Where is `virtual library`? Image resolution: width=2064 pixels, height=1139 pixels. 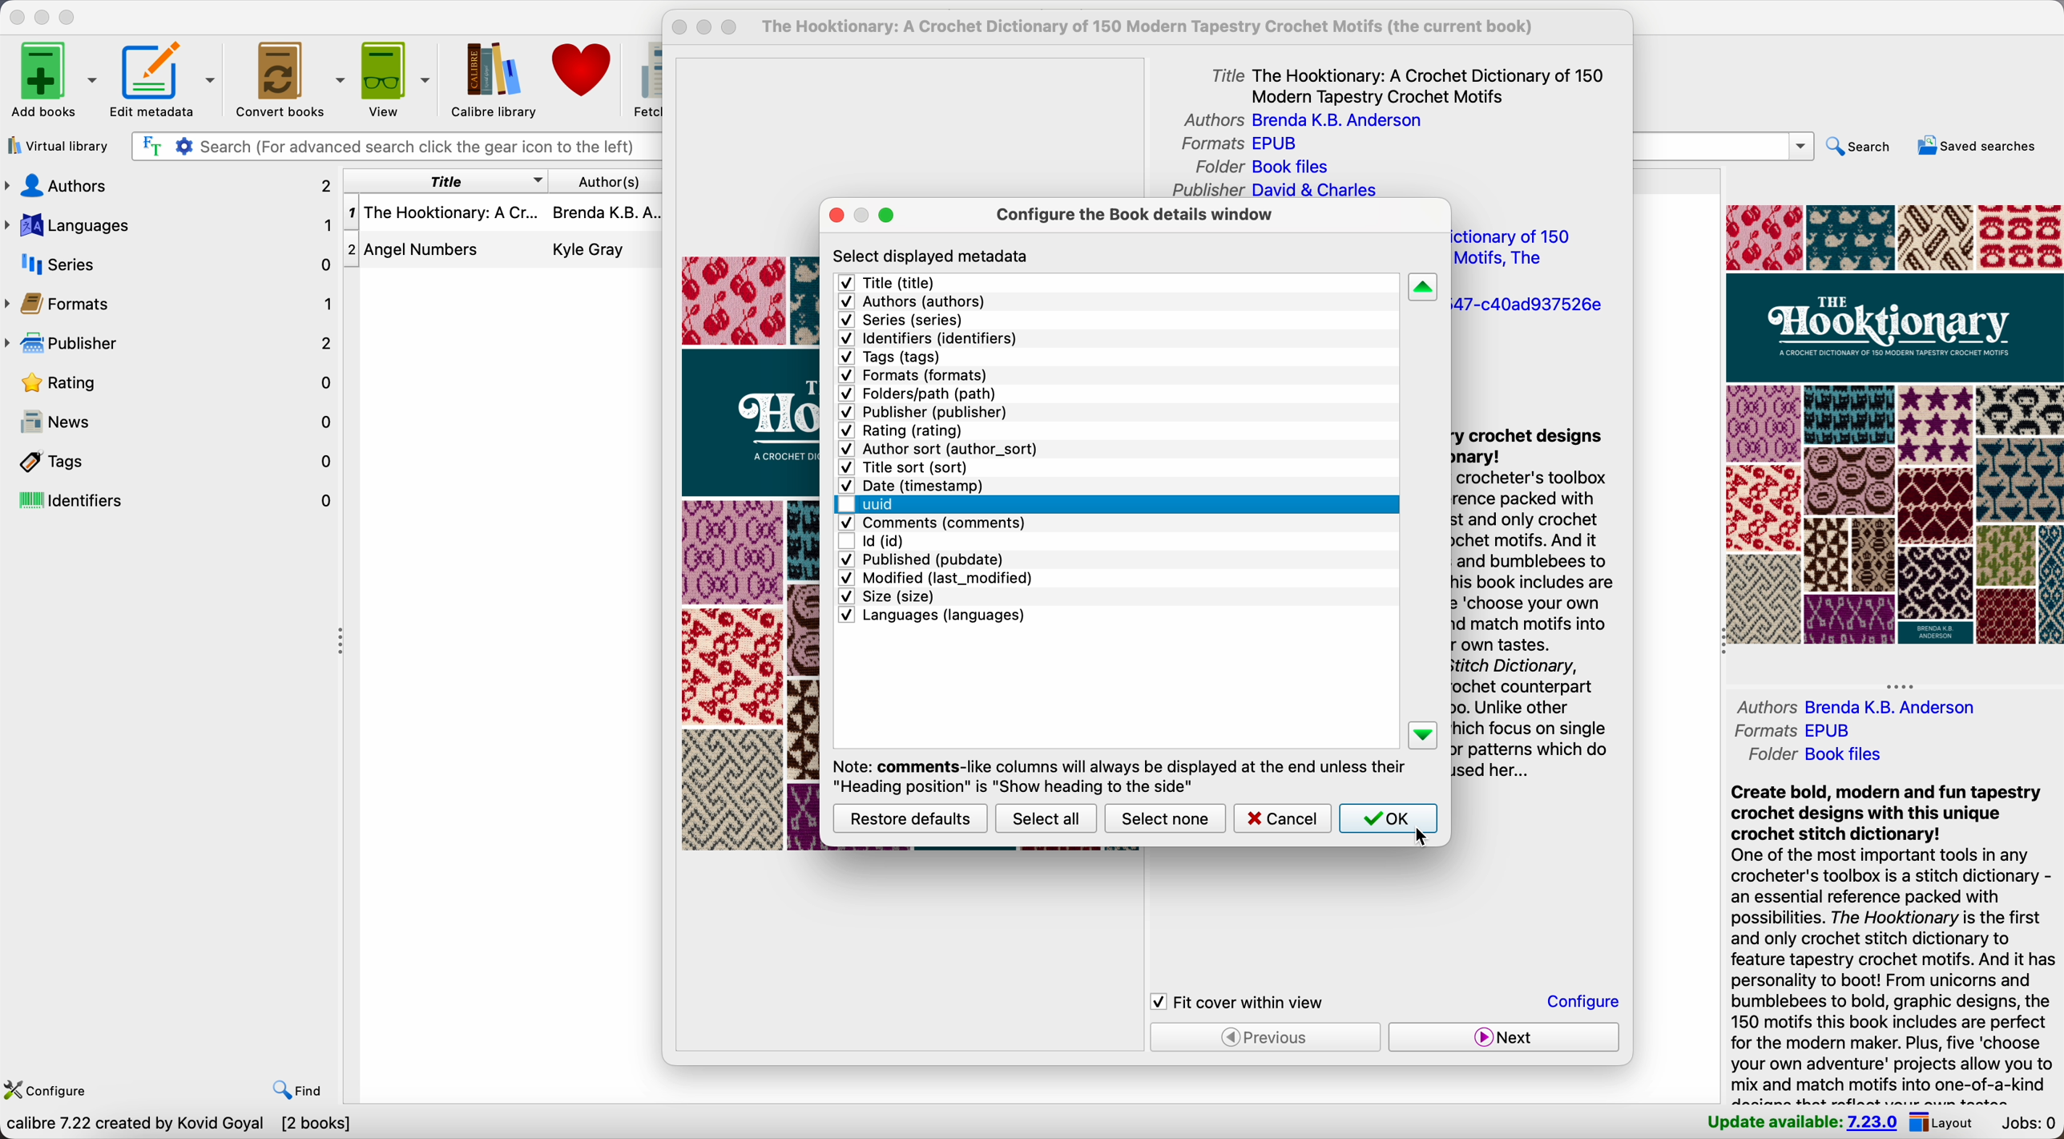
virtual library is located at coordinates (57, 144).